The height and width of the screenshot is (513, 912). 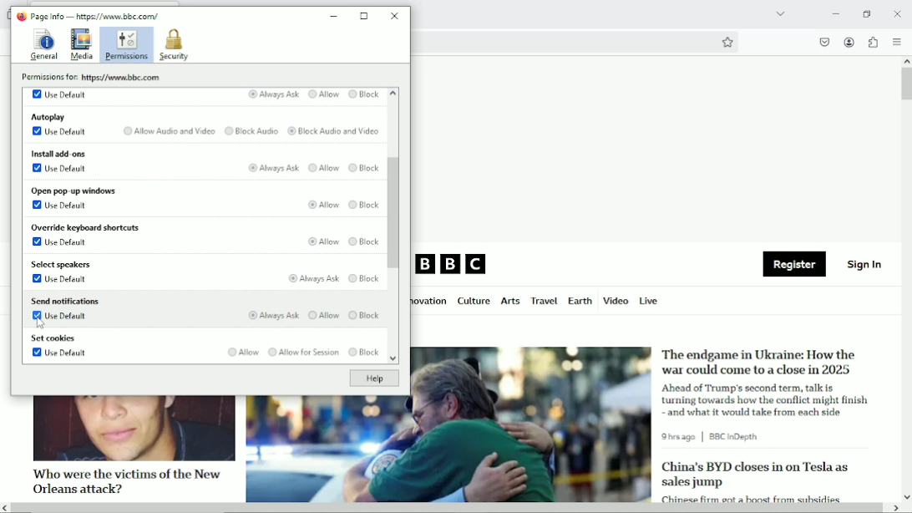 I want to click on Allow audio and video, so click(x=167, y=131).